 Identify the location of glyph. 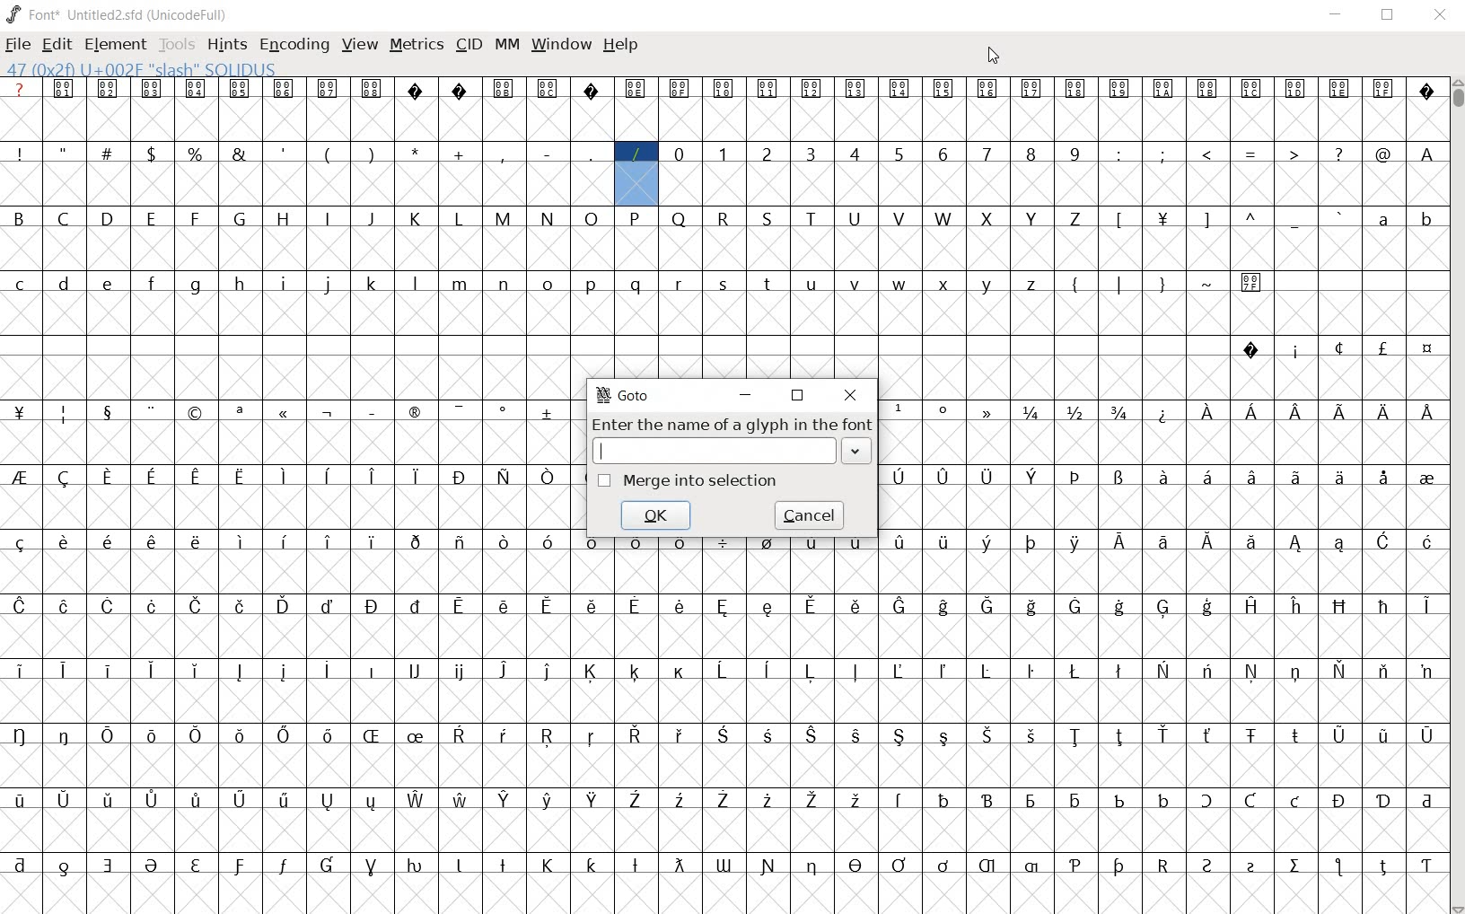
(108, 217).